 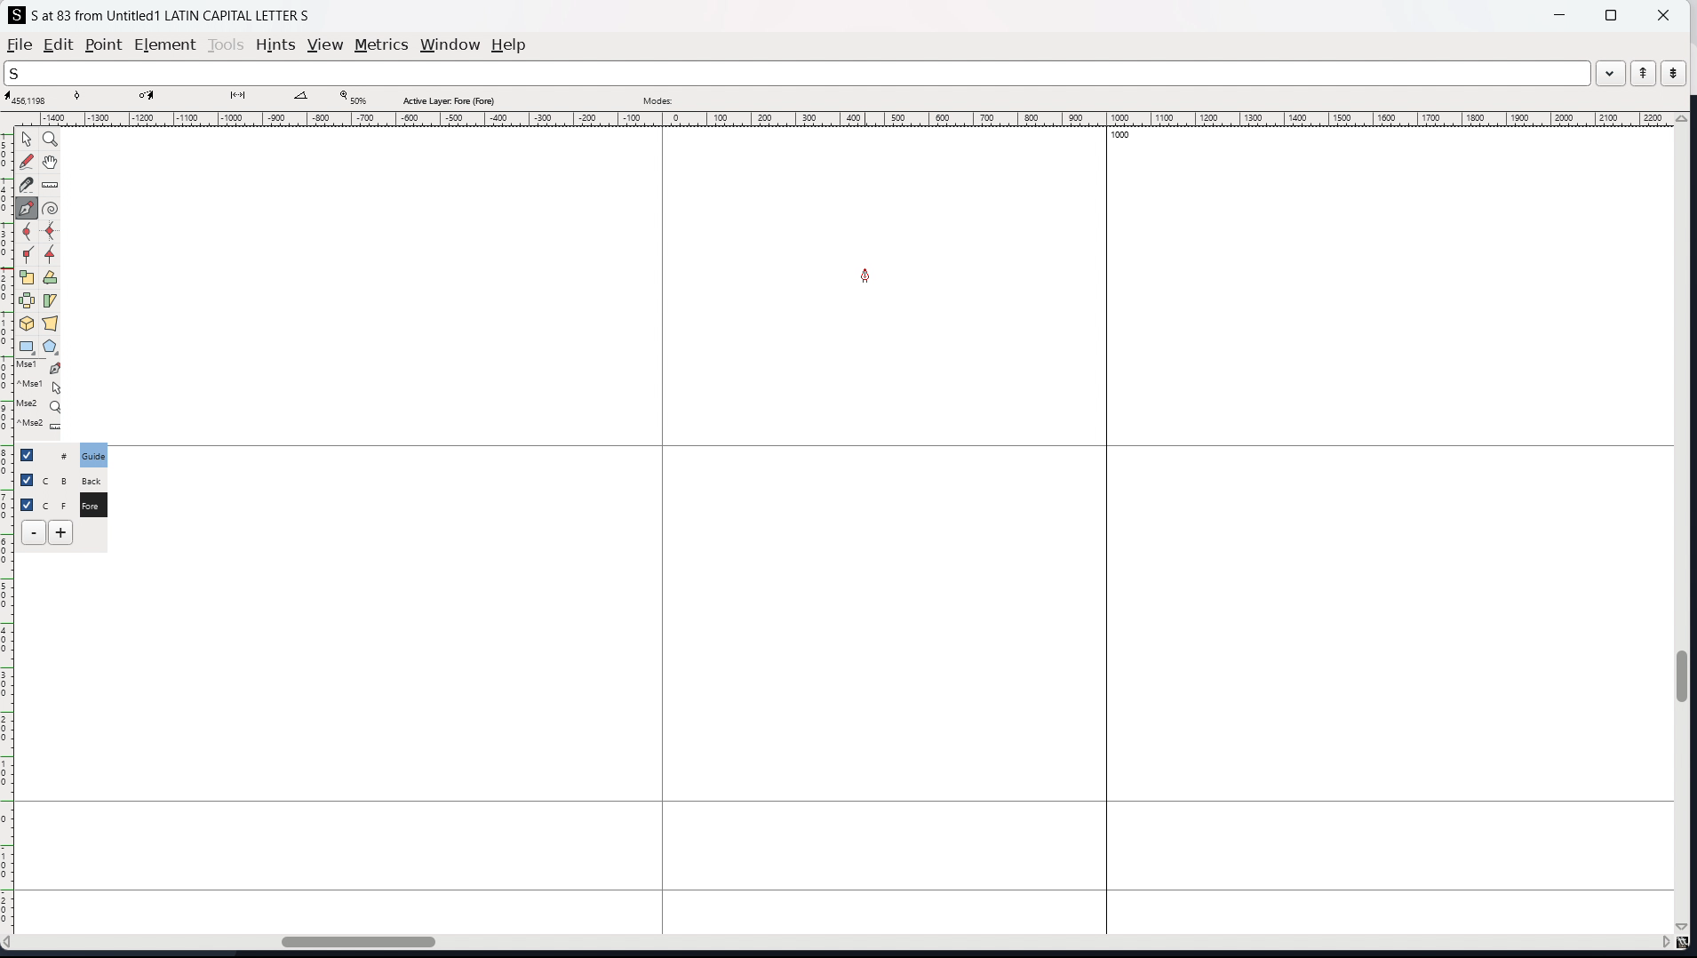 I want to click on pointer, so click(x=28, y=139).